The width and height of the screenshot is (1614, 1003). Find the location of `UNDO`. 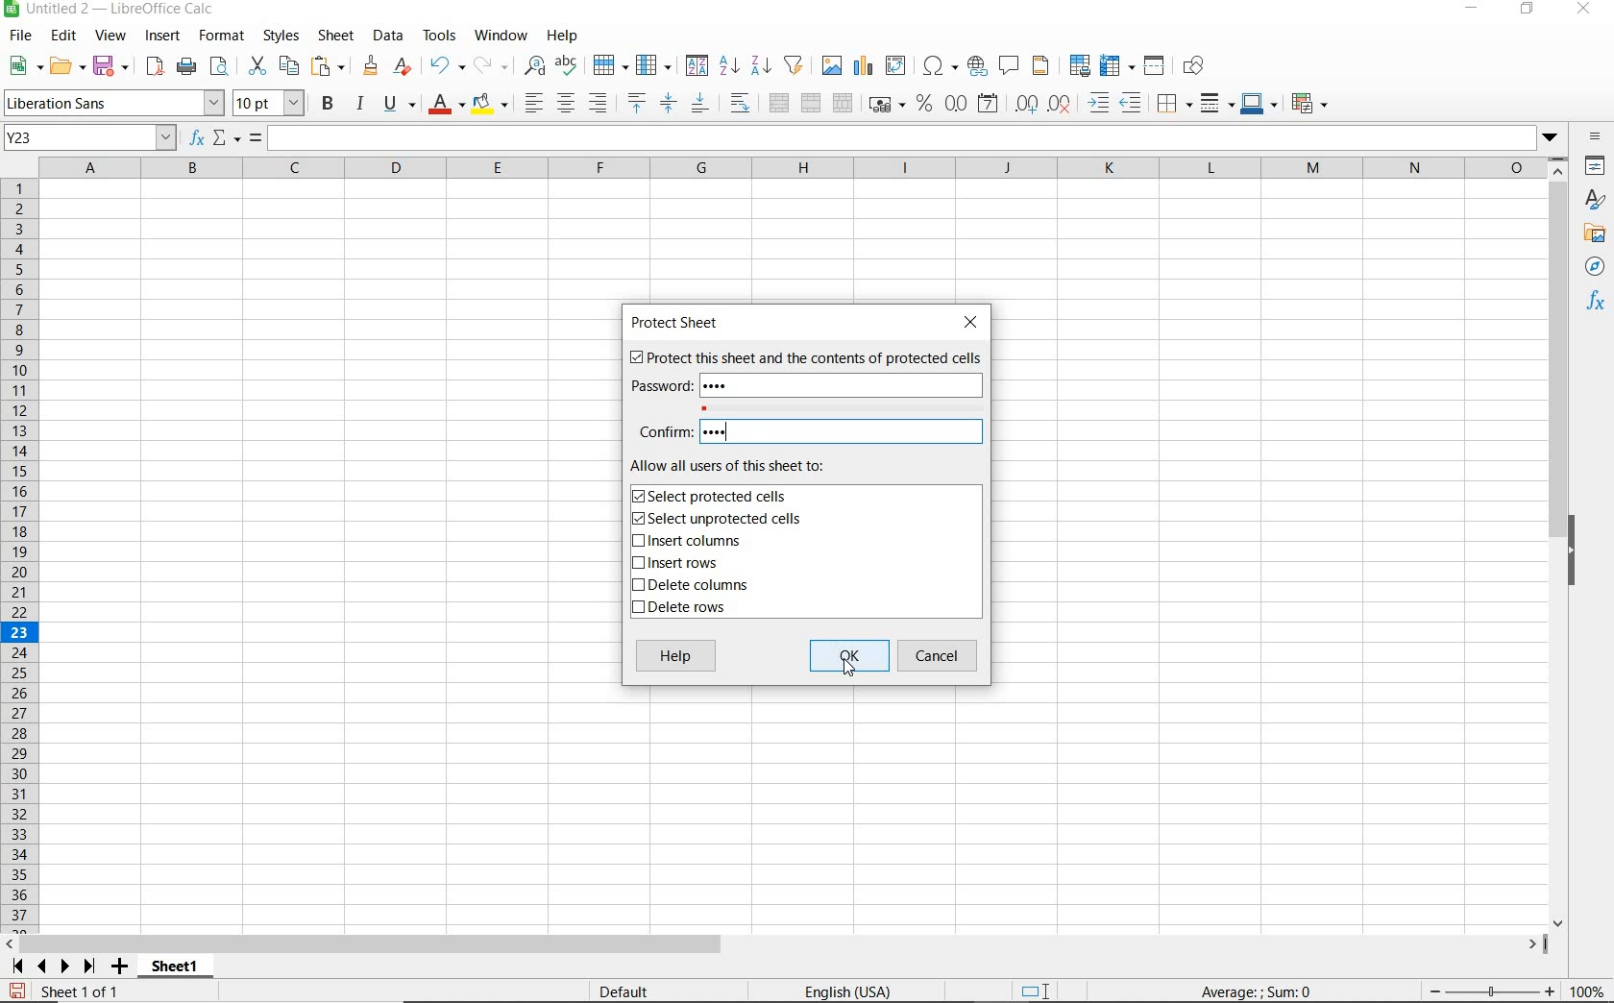

UNDO is located at coordinates (446, 66).